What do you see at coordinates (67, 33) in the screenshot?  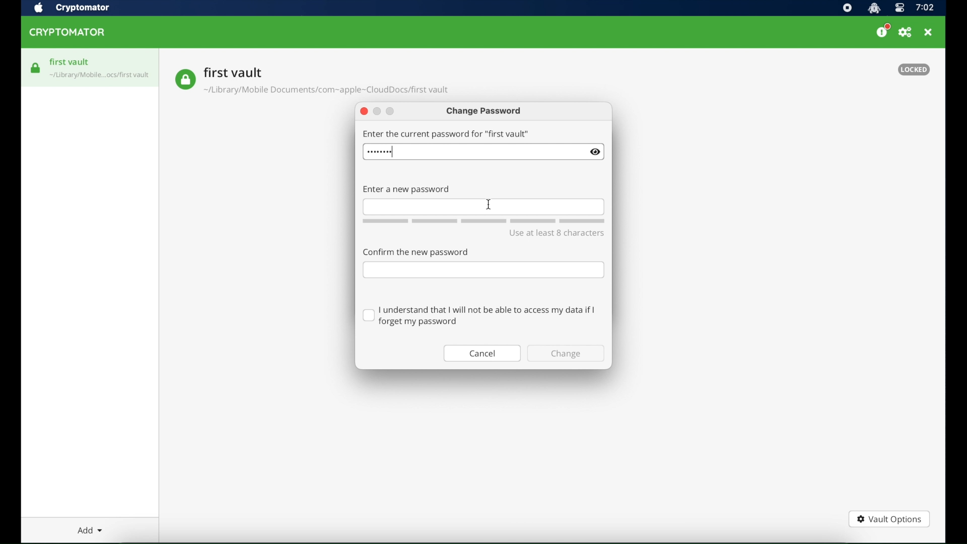 I see `cryptomator` at bounding box center [67, 33].